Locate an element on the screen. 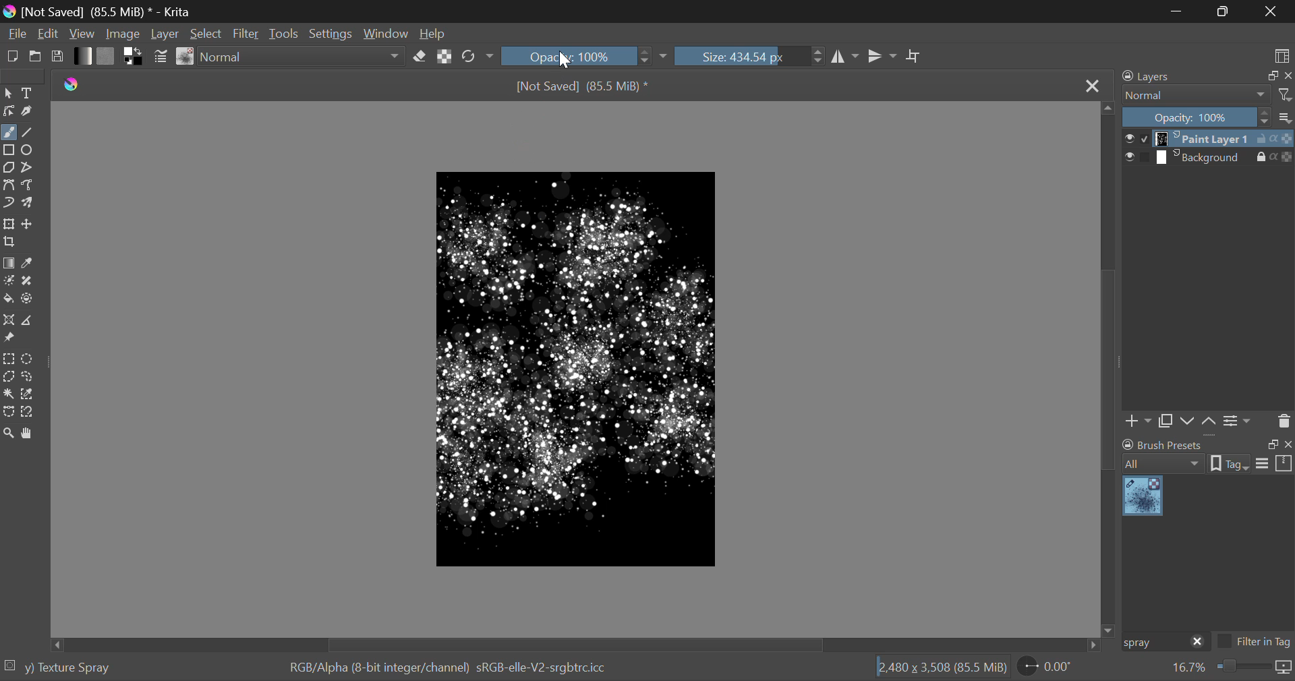 This screenshot has height=681, width=1295. Move Layer is located at coordinates (28, 223).